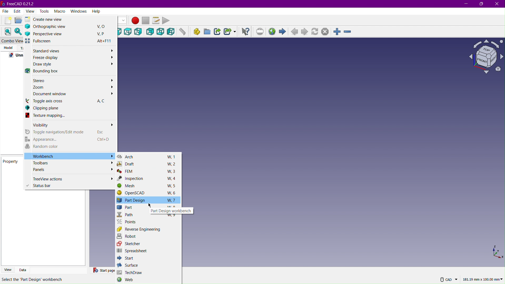 This screenshot has width=505, height=284. I want to click on Part Design workbench, so click(172, 211).